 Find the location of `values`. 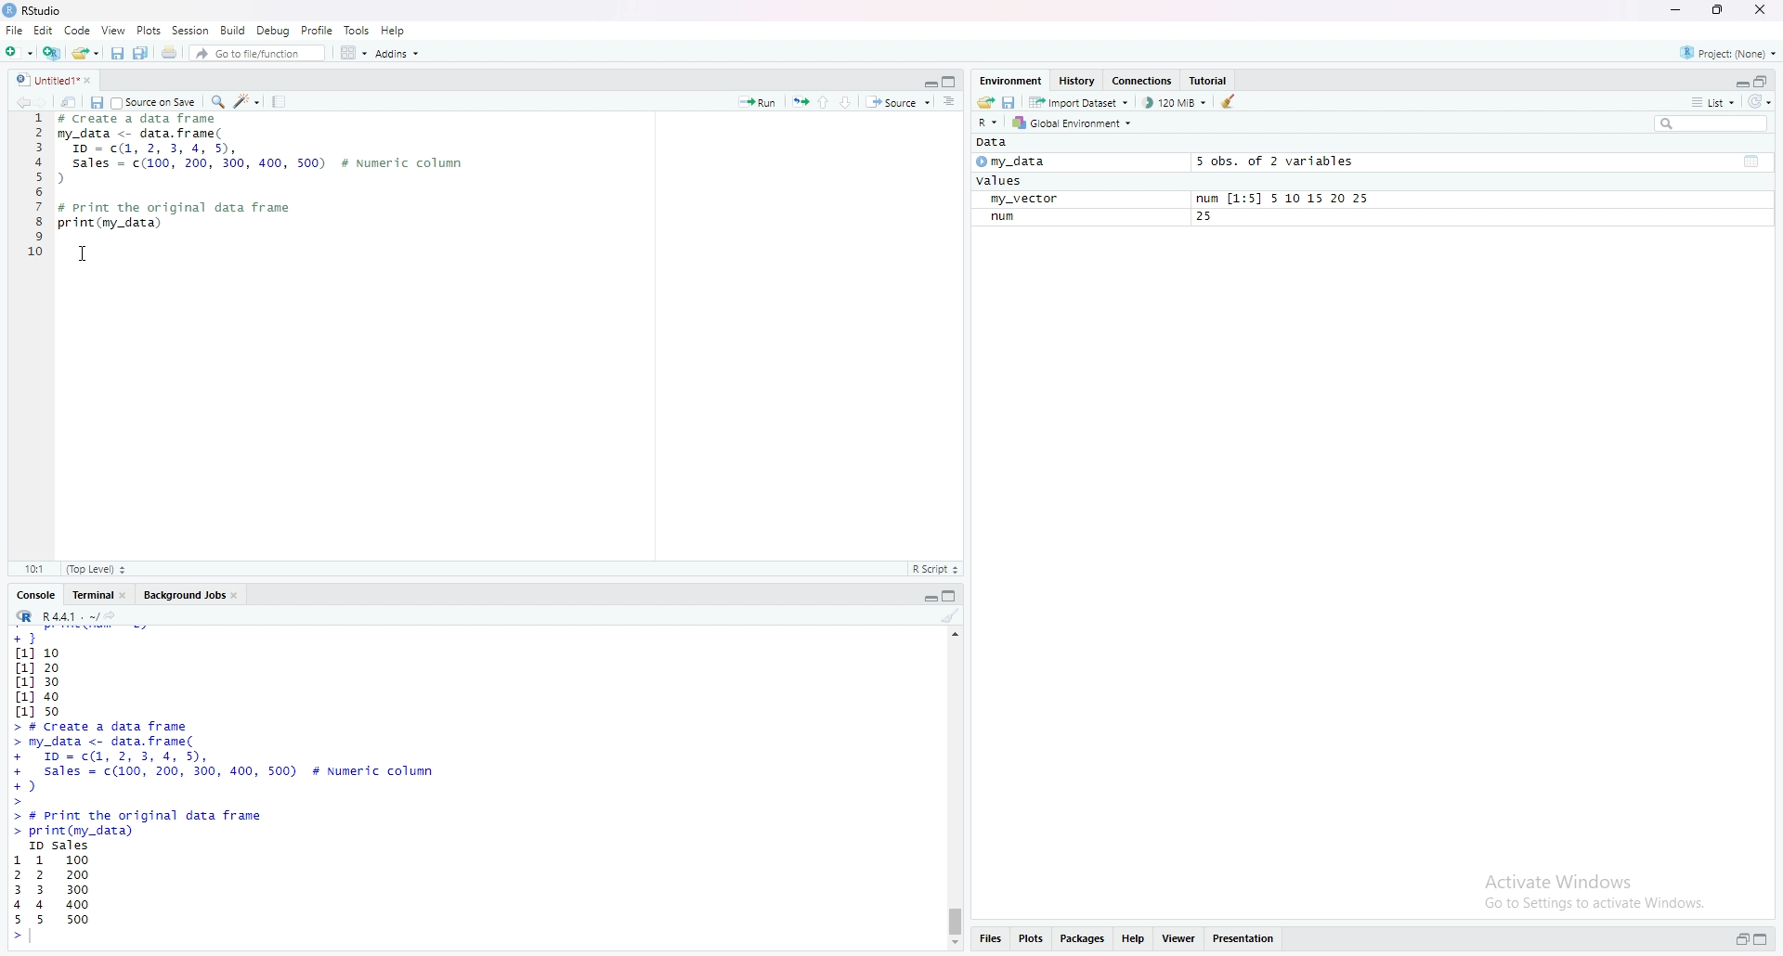

values is located at coordinates (999, 182).